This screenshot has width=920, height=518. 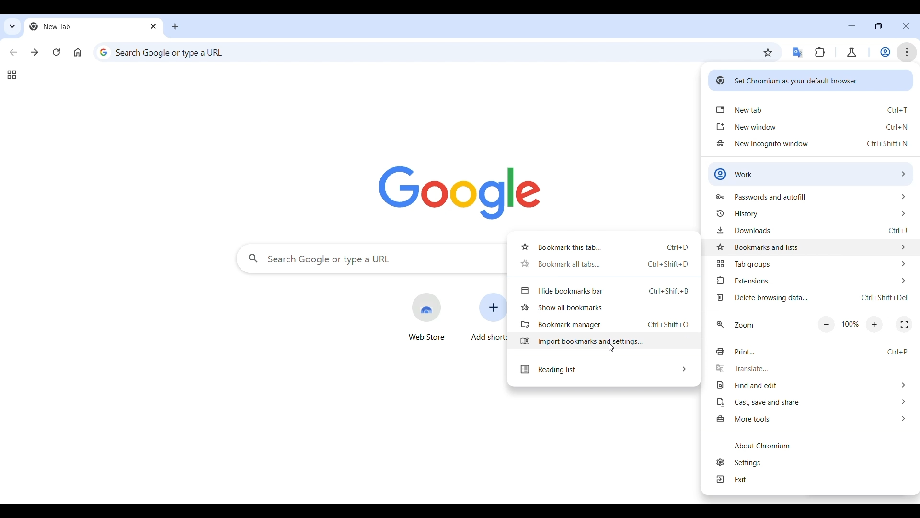 What do you see at coordinates (603, 370) in the screenshot?
I see `Reading list ` at bounding box center [603, 370].